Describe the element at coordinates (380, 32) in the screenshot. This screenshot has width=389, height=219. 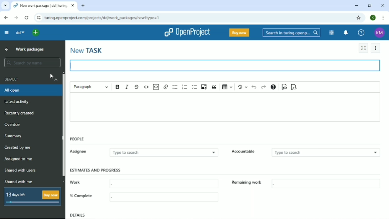
I see `KM` at that location.